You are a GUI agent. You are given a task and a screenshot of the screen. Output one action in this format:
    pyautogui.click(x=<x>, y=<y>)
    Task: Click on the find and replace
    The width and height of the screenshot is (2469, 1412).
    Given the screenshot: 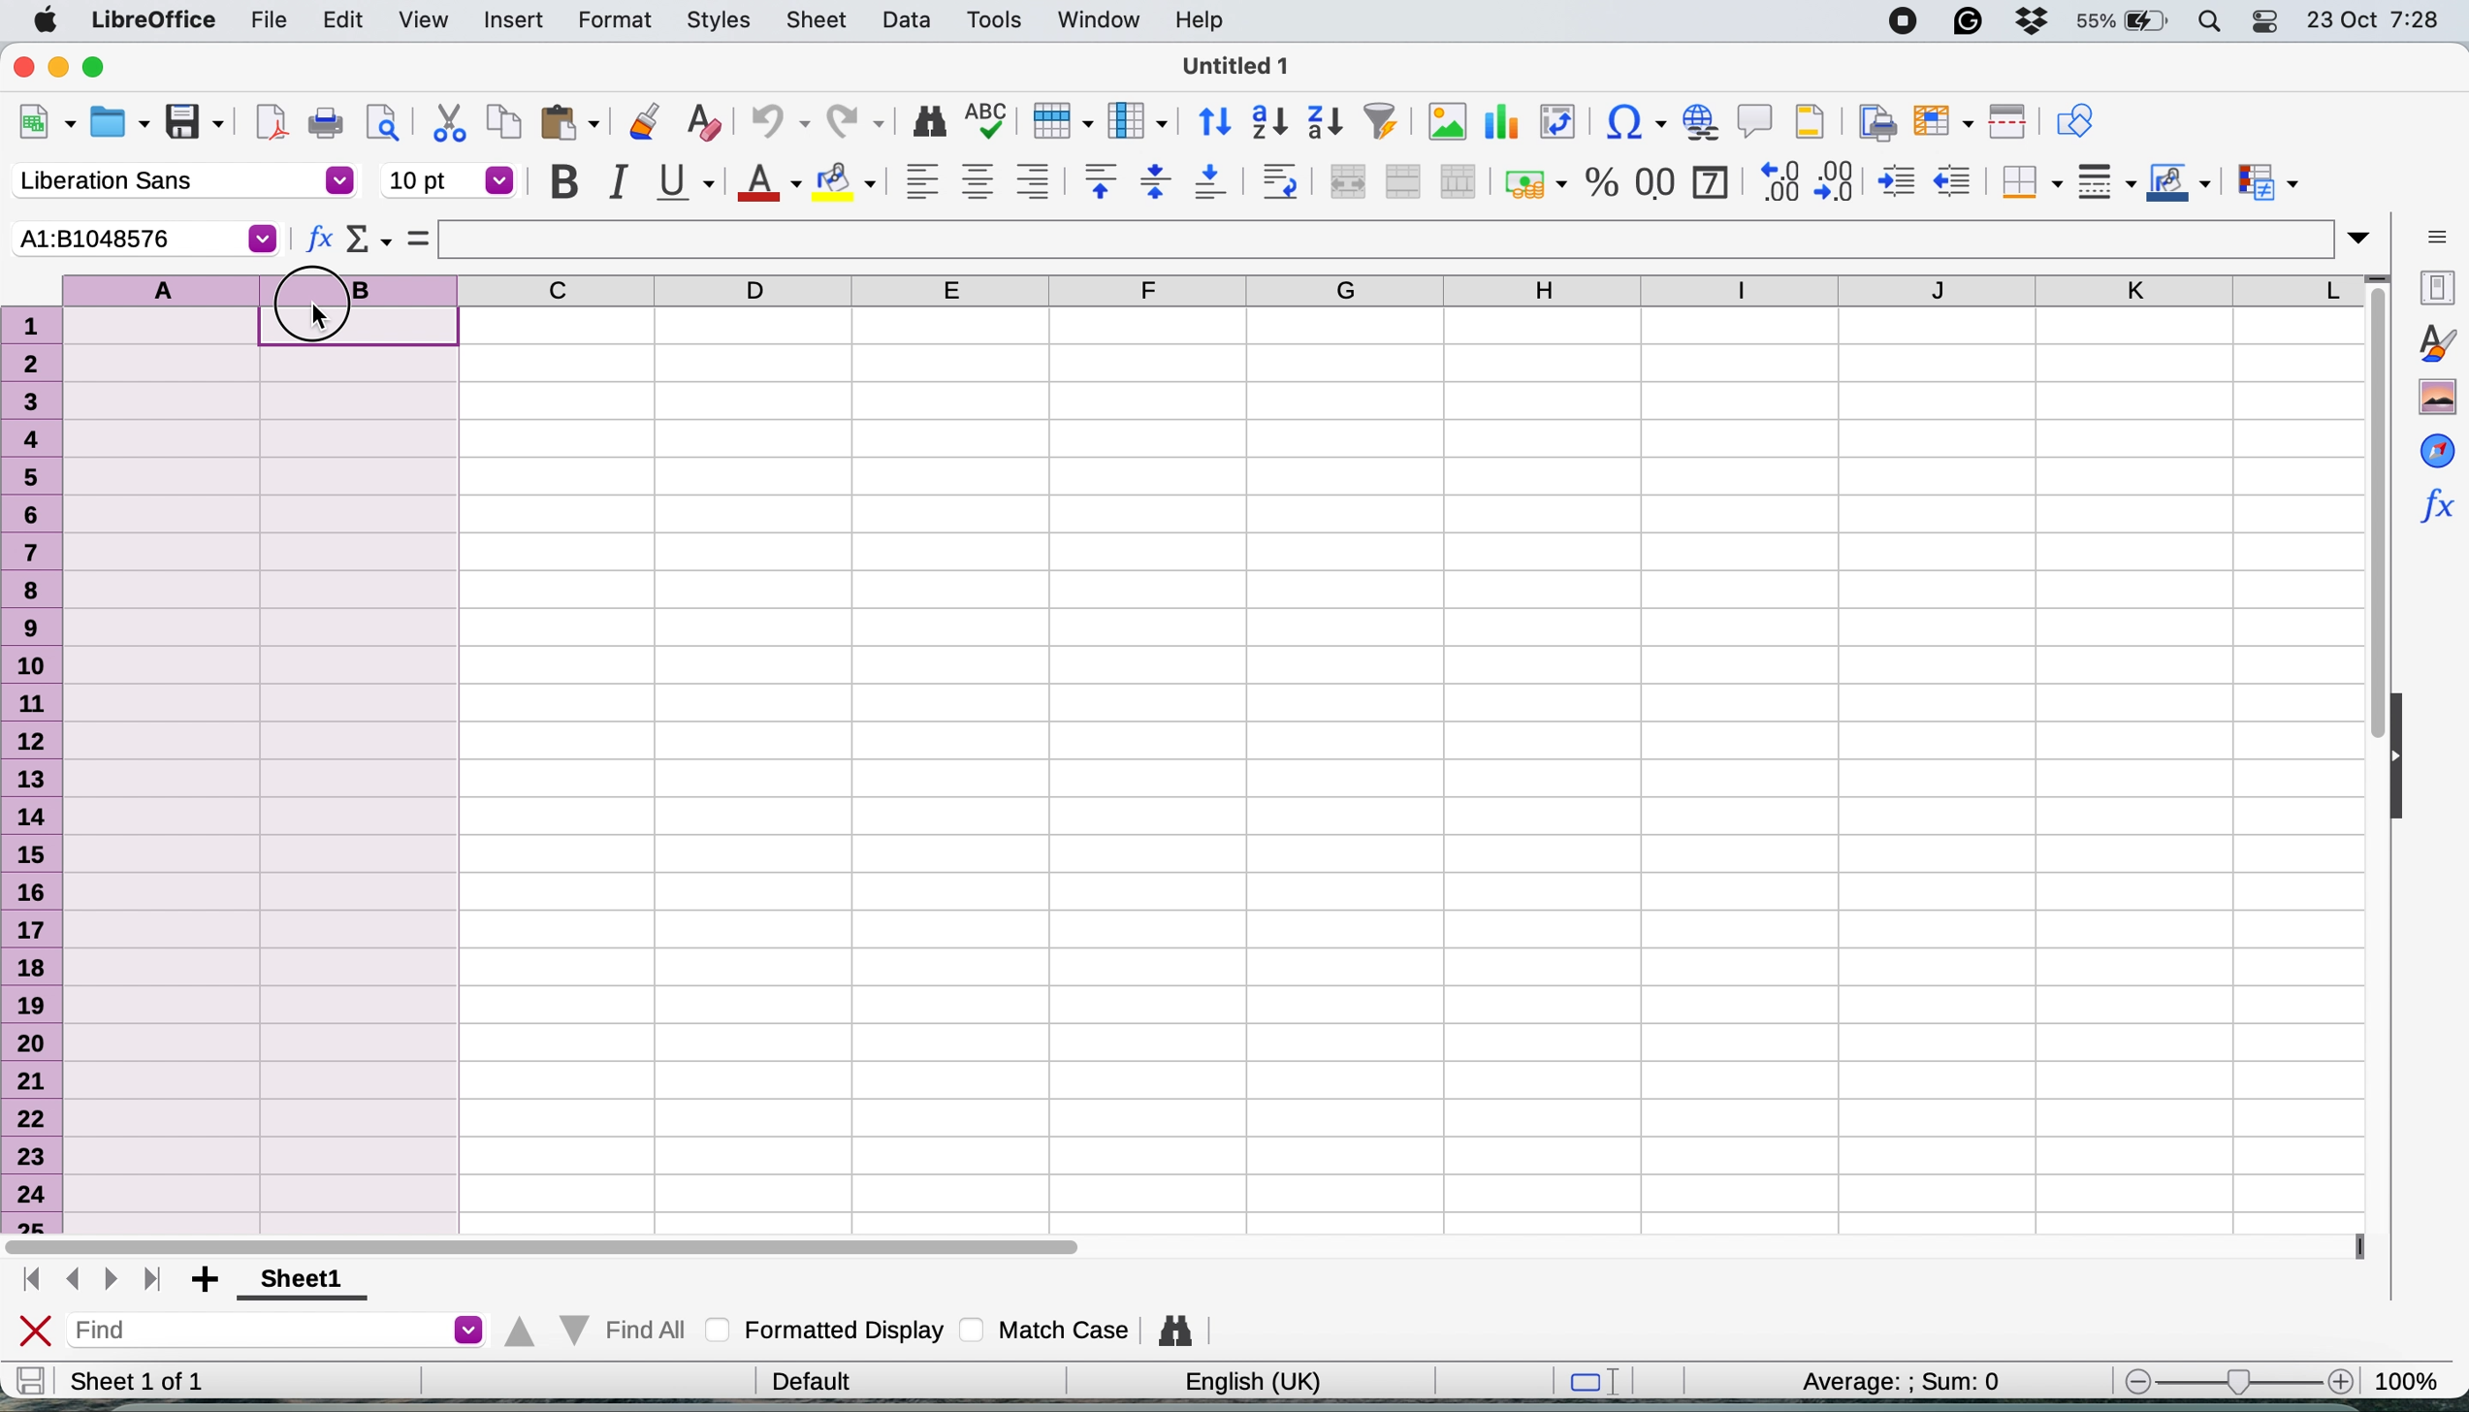 What is the action you would take?
    pyautogui.click(x=922, y=120)
    